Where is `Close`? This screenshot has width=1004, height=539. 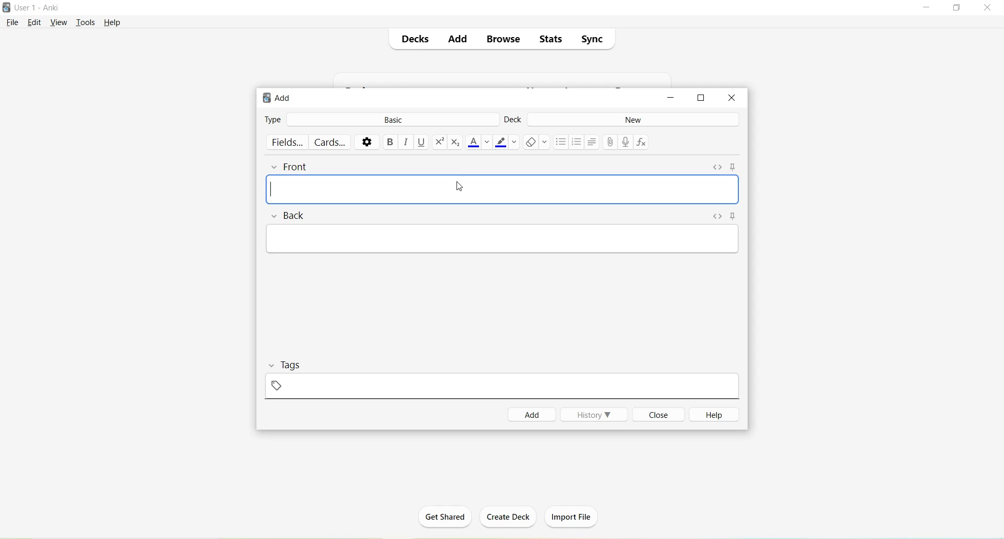 Close is located at coordinates (987, 8).